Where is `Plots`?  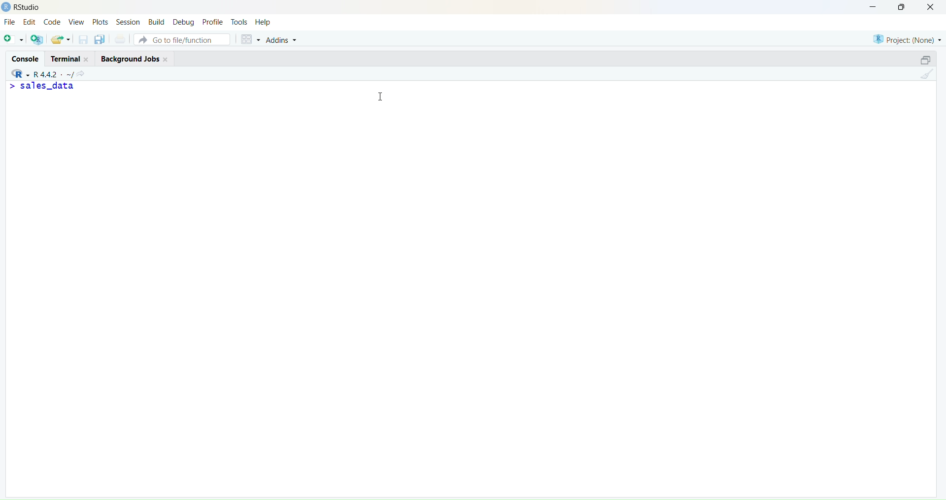 Plots is located at coordinates (100, 21).